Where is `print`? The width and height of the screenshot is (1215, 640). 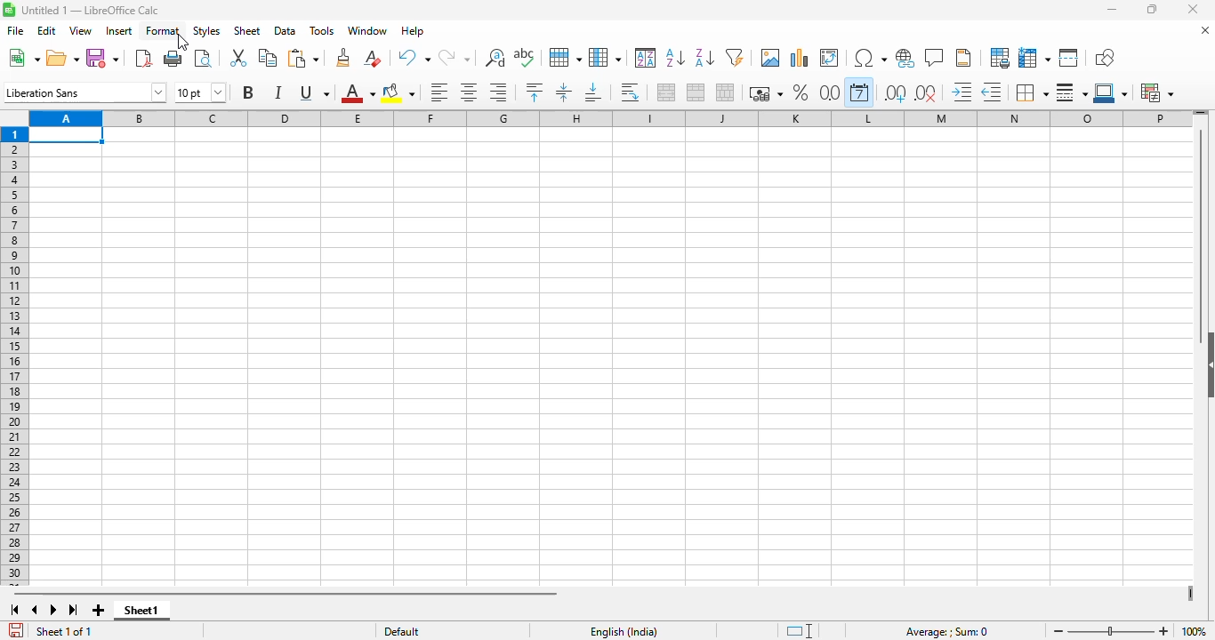 print is located at coordinates (174, 59).